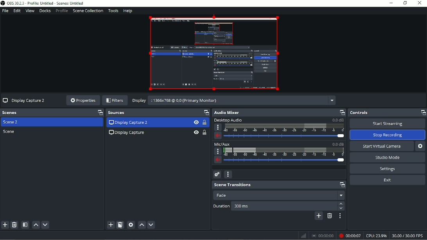 The width and height of the screenshot is (427, 240). I want to click on Scene, so click(9, 132).